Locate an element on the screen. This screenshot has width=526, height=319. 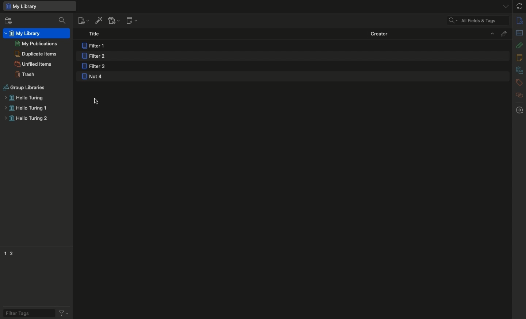
Filter collections is located at coordinates (63, 20).